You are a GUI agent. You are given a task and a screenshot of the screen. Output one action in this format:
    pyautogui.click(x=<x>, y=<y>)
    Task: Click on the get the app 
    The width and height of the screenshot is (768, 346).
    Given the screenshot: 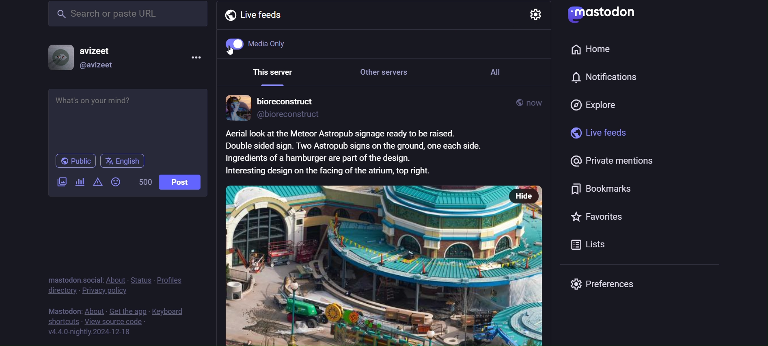 What is the action you would take?
    pyautogui.click(x=127, y=307)
    